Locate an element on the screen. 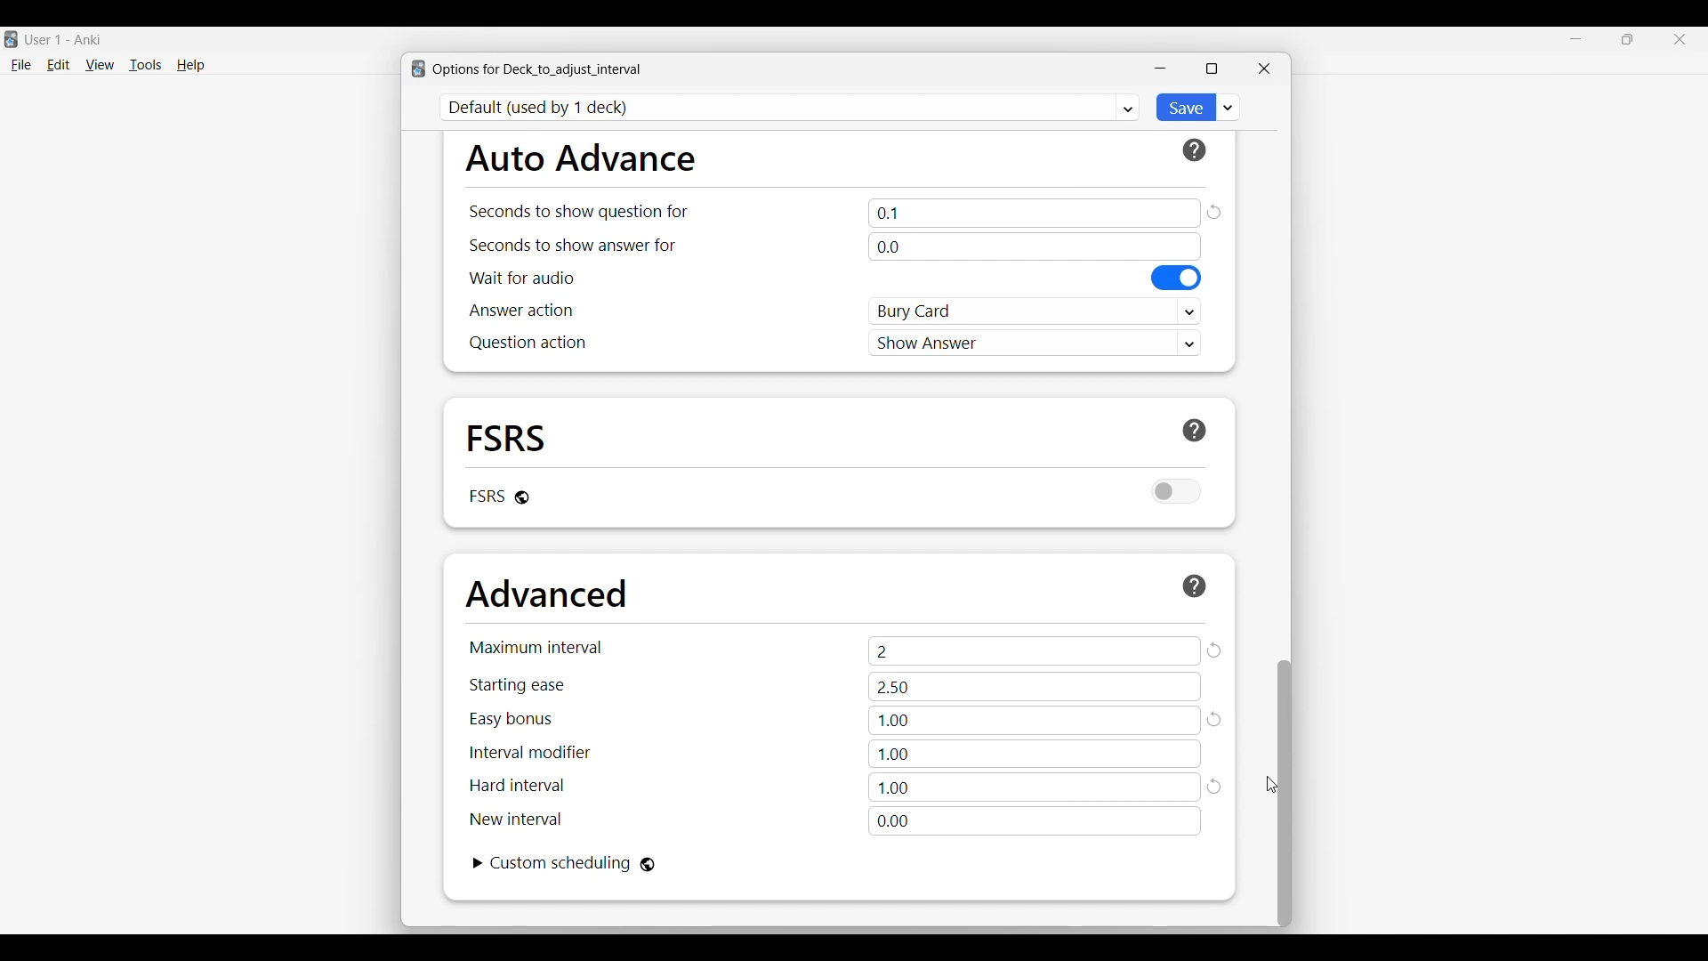  Cursor position unchanged after dragging vertical slide bar is located at coordinates (1272, 785).